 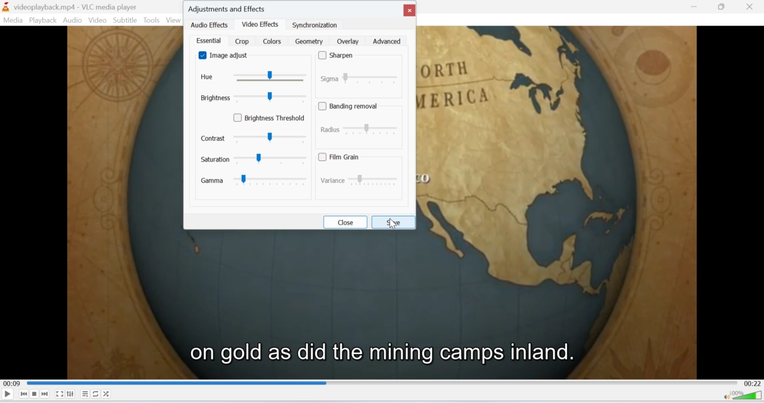 What do you see at coordinates (255, 181) in the screenshot?
I see `Gamma` at bounding box center [255, 181].